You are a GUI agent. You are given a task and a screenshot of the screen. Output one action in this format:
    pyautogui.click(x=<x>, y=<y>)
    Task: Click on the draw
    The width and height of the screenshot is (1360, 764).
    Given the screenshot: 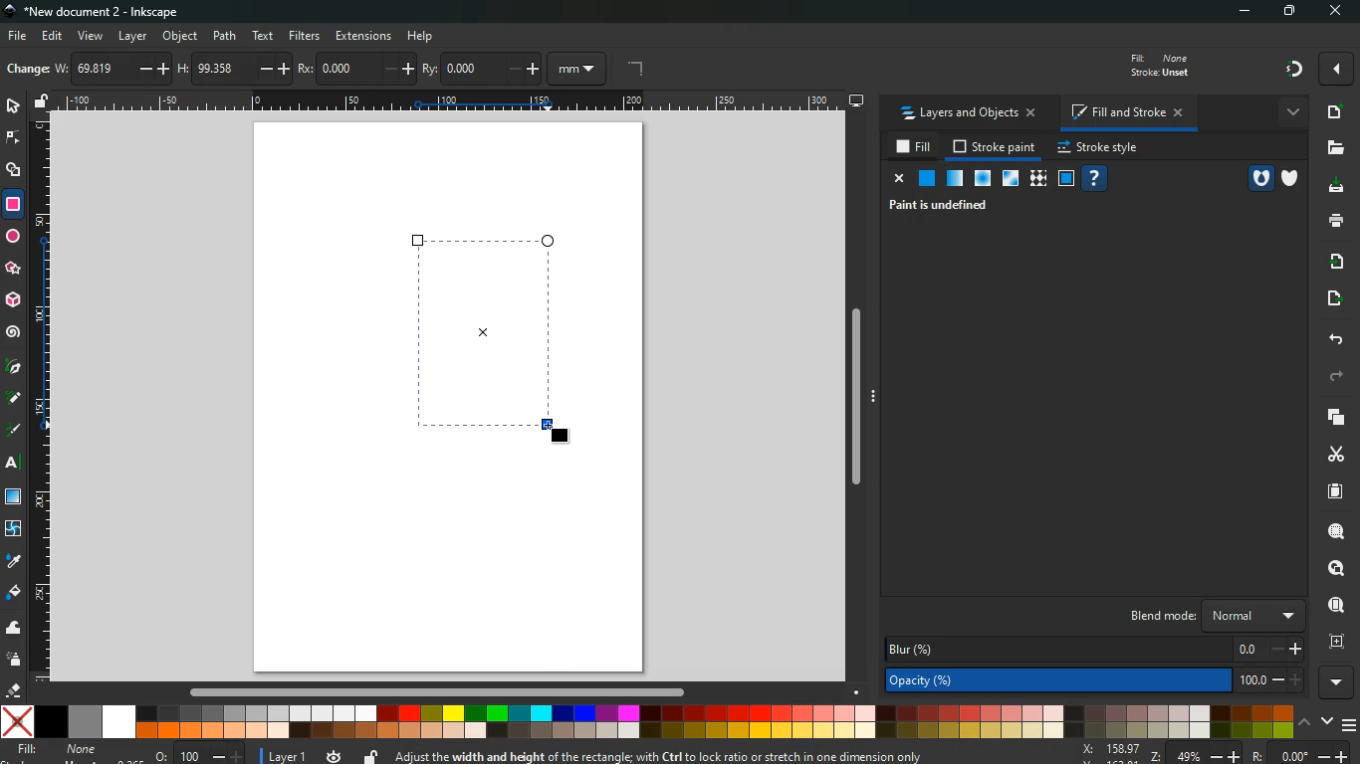 What is the action you would take?
    pyautogui.click(x=14, y=431)
    